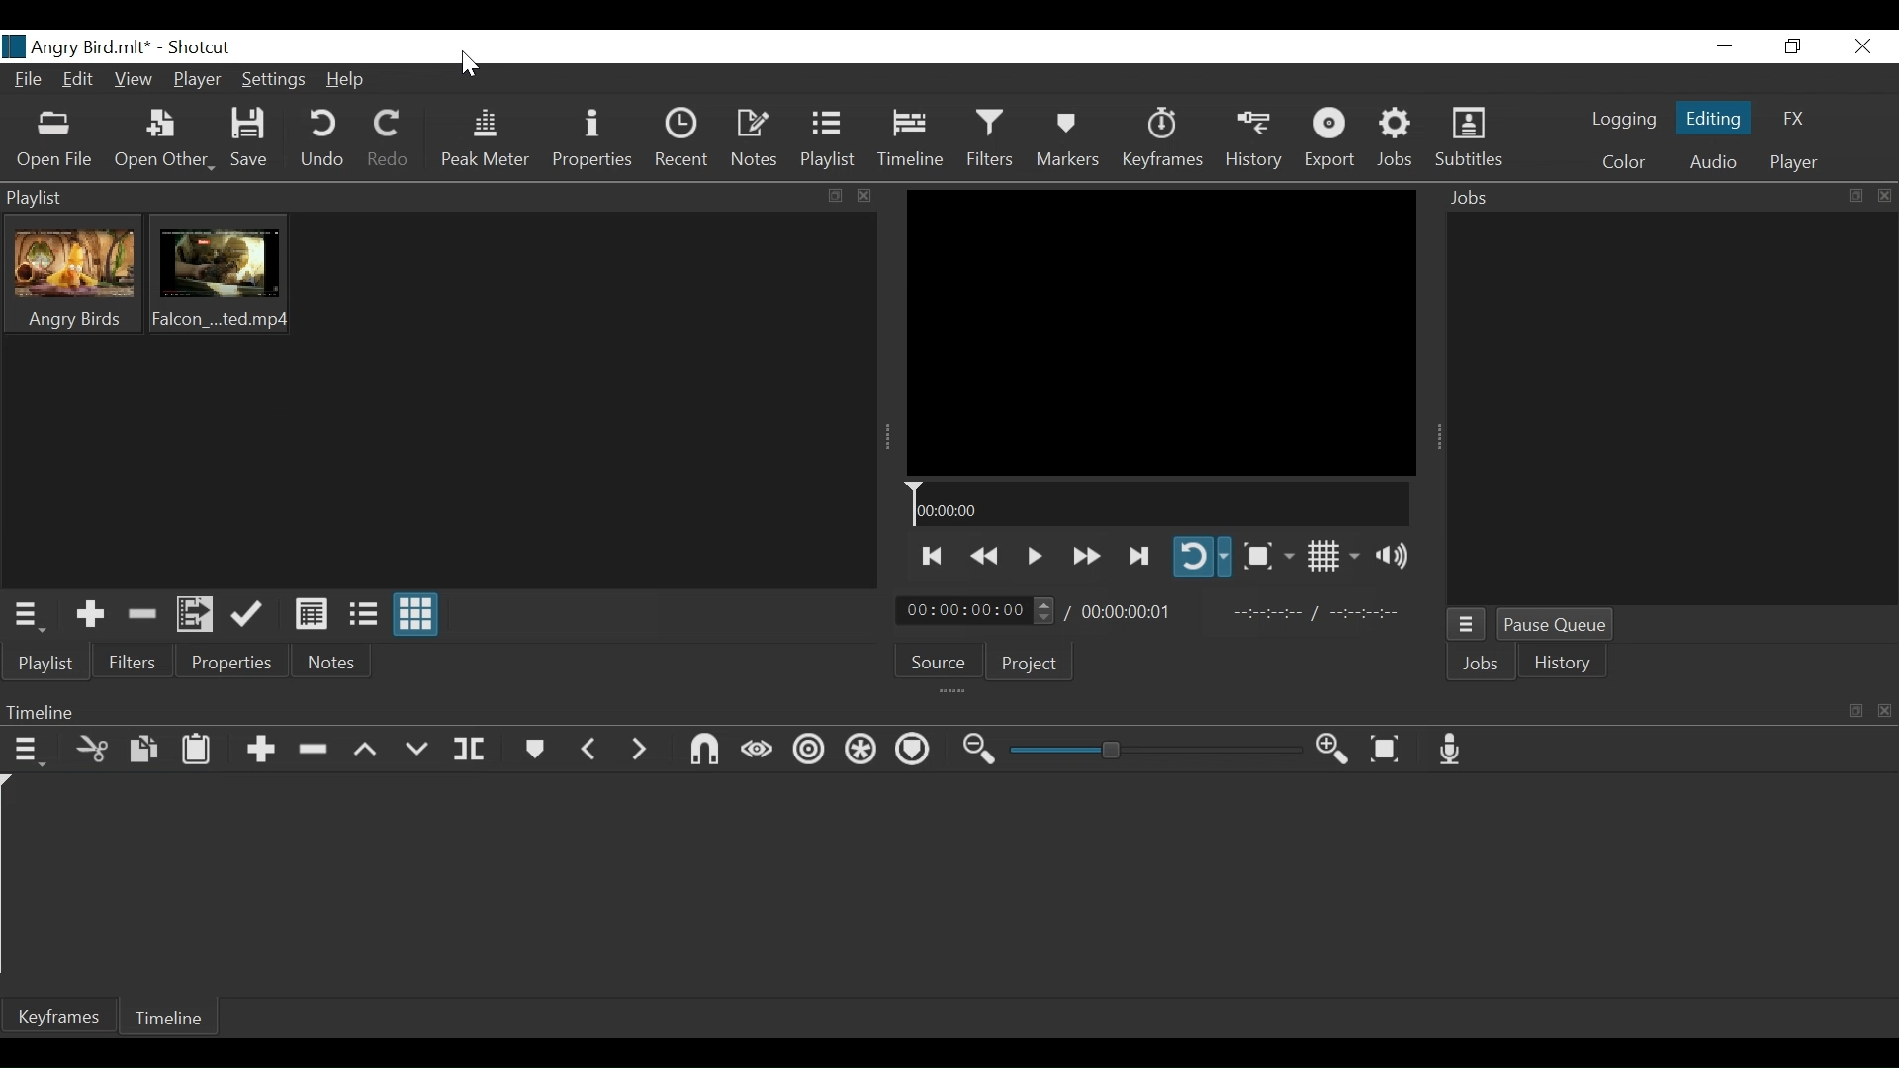  Describe the element at coordinates (92, 750) in the screenshot. I see `Cut` at that location.